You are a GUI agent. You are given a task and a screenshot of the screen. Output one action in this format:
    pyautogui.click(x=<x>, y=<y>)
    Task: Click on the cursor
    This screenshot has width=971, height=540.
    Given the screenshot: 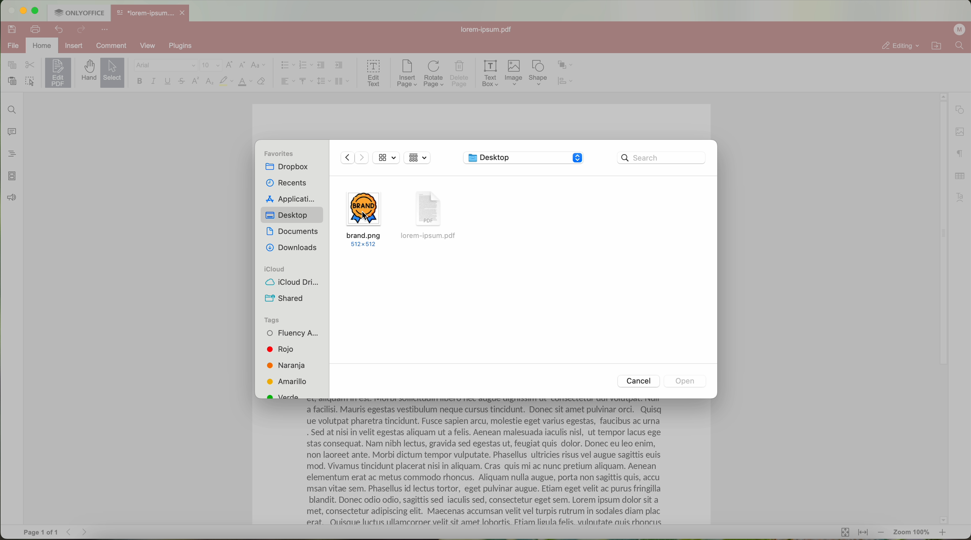 What is the action you would take?
    pyautogui.click(x=366, y=216)
    